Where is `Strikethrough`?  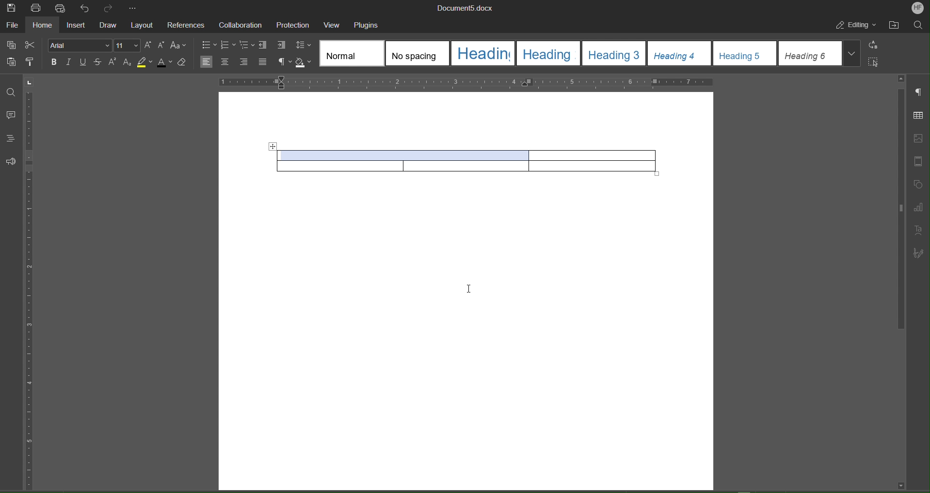
Strikethrough is located at coordinates (98, 62).